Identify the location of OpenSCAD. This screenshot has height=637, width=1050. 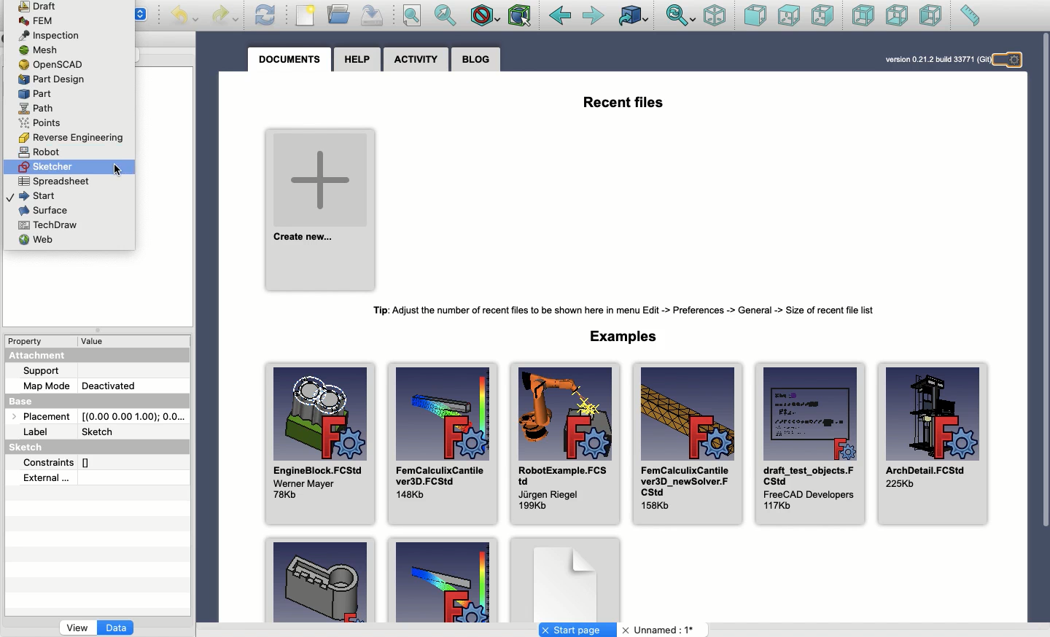
(54, 65).